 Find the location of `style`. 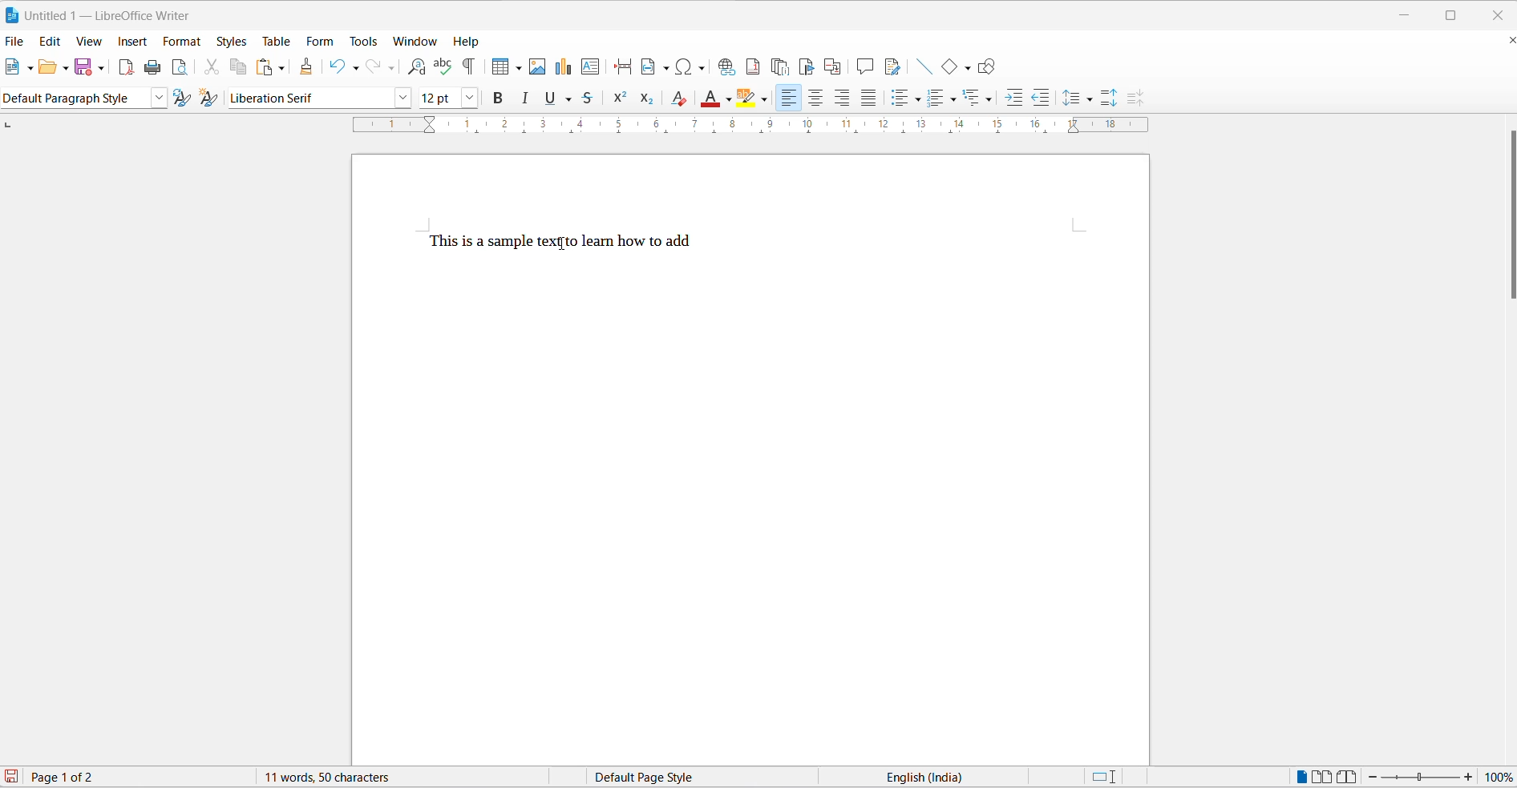

style is located at coordinates (75, 98).